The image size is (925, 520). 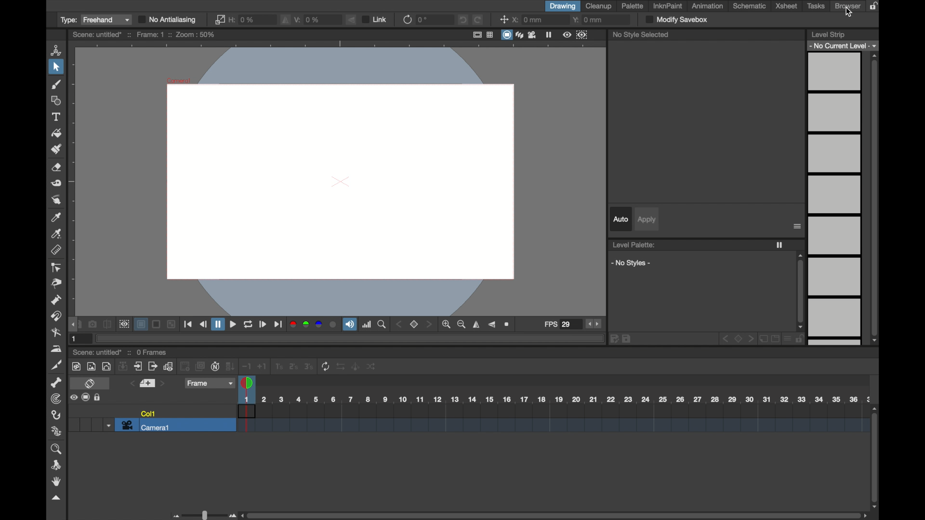 I want to click on apply, so click(x=647, y=220).